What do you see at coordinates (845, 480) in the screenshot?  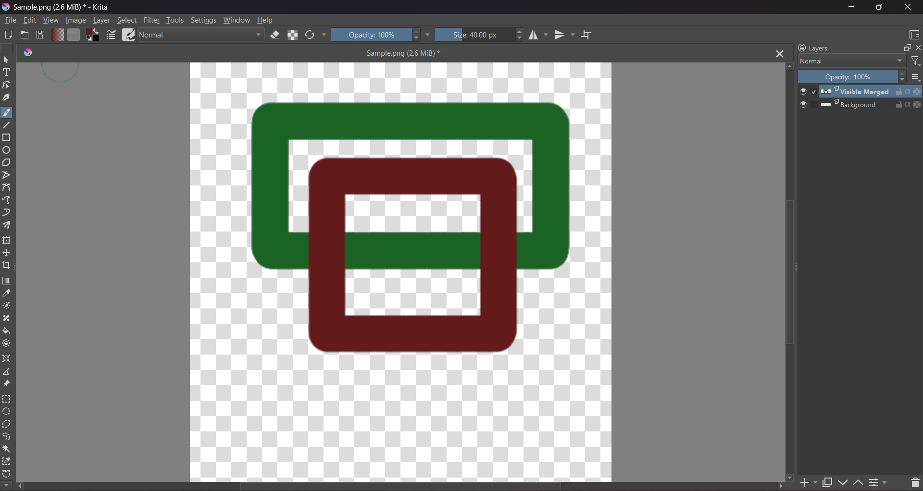 I see `Mask Down` at bounding box center [845, 480].